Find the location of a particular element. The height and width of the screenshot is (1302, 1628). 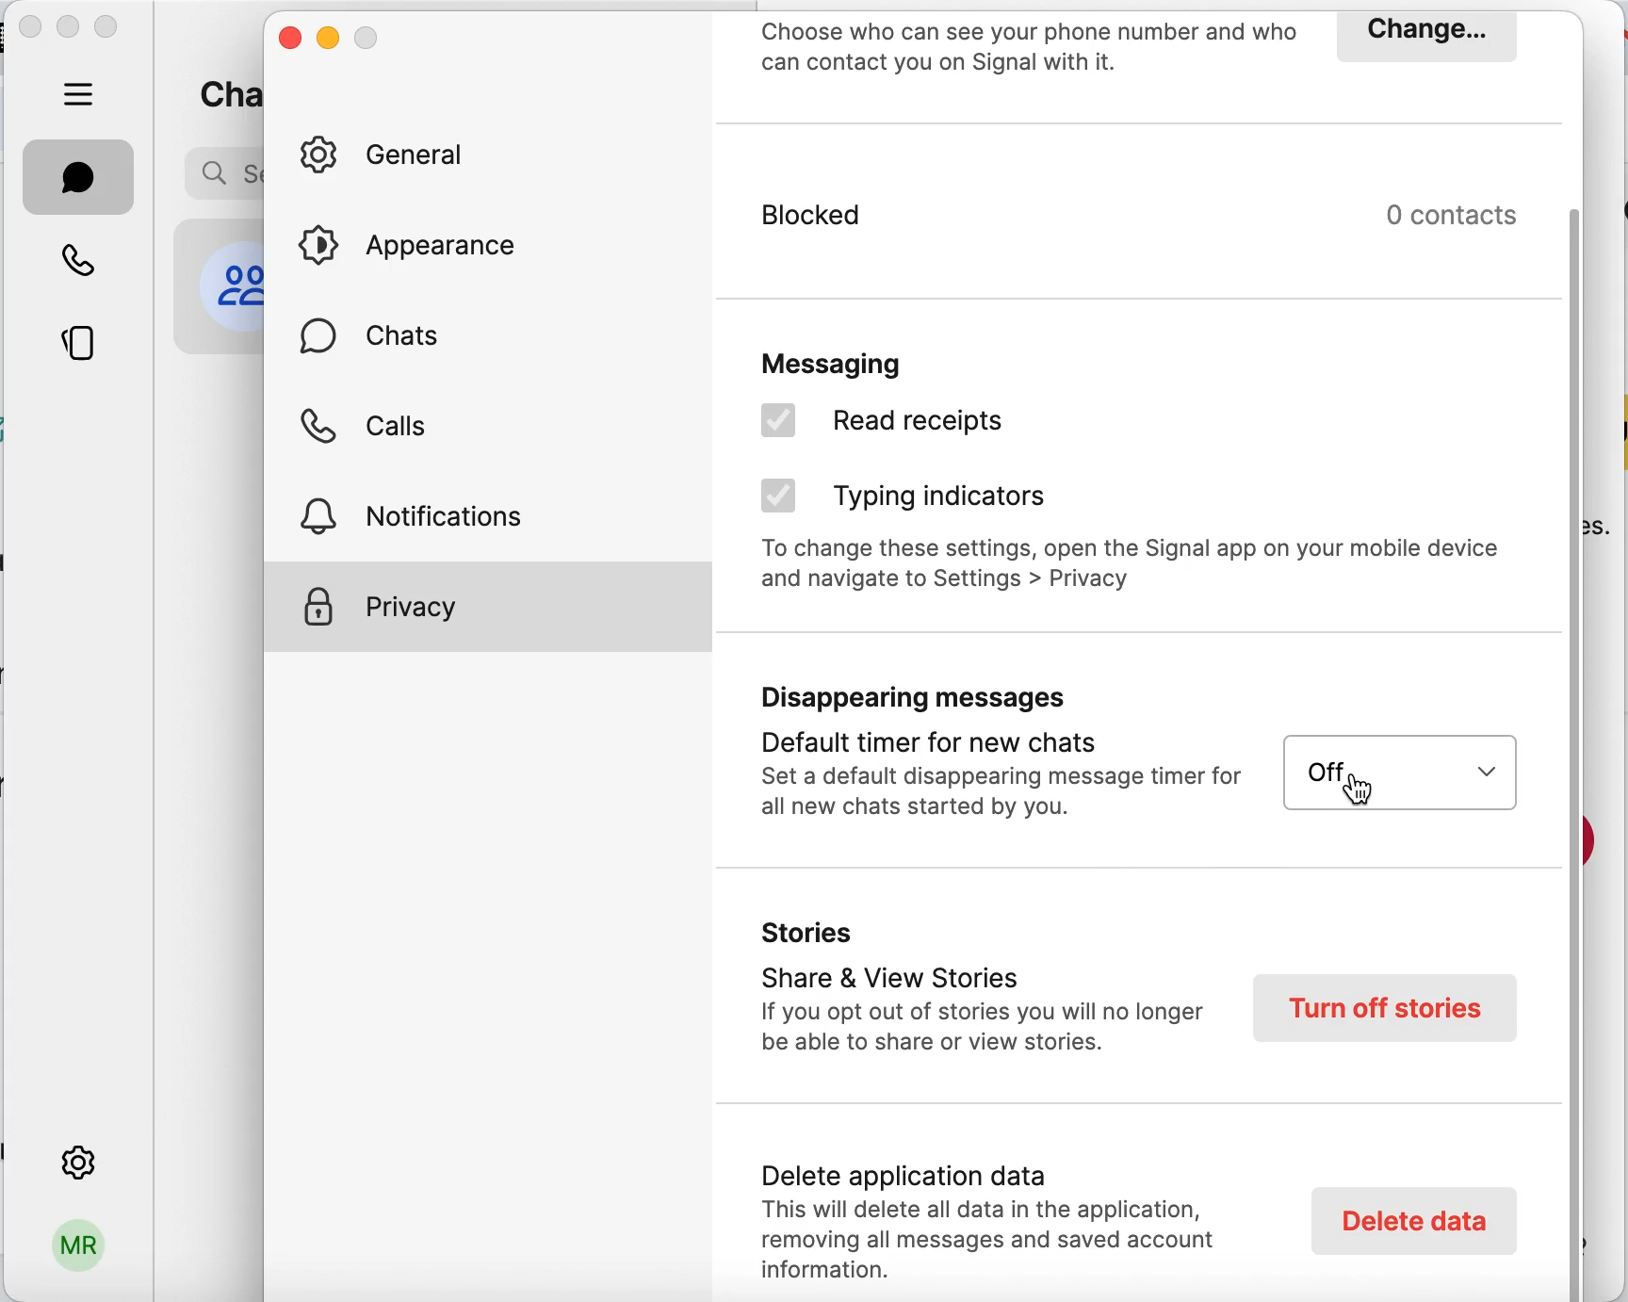

off is located at coordinates (1398, 772).